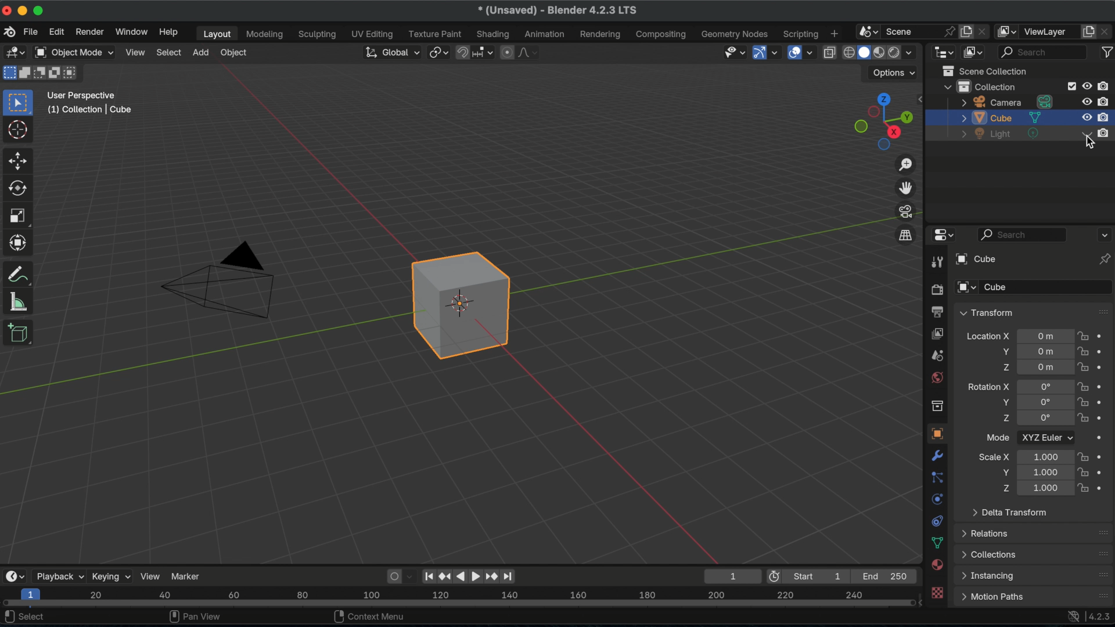  Describe the element at coordinates (944, 233) in the screenshot. I see `` at that location.